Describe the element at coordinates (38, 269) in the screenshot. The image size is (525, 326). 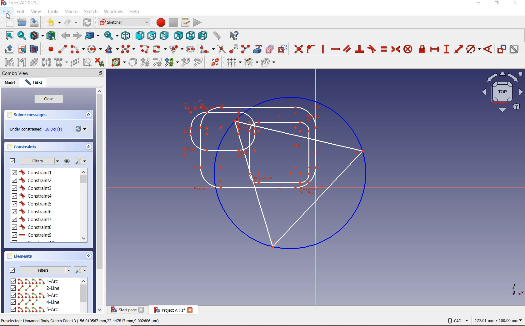
I see `filters` at that location.